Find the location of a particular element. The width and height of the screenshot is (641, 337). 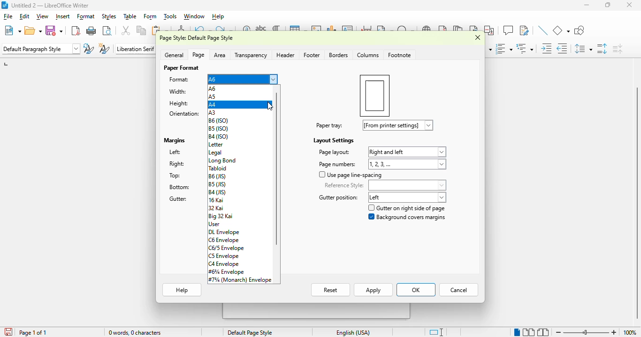

insert cross-reference is located at coordinates (488, 30).